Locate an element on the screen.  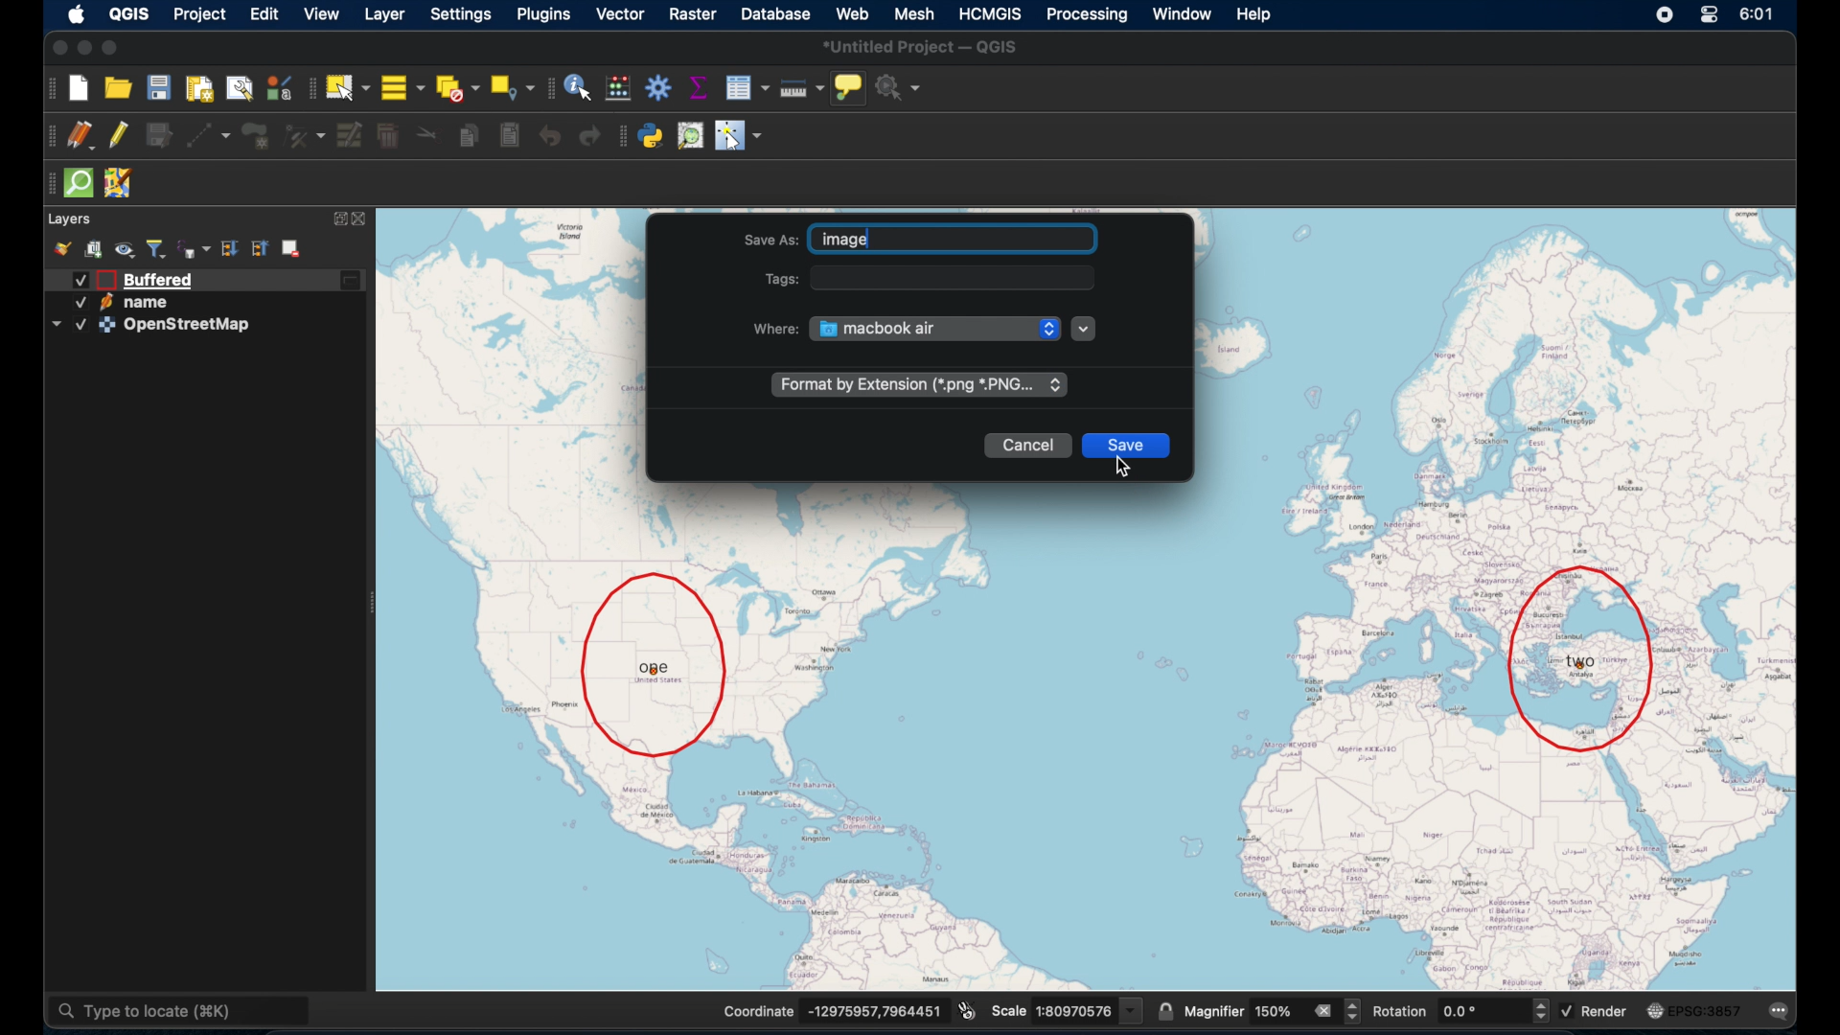
identify features is located at coordinates (577, 87).